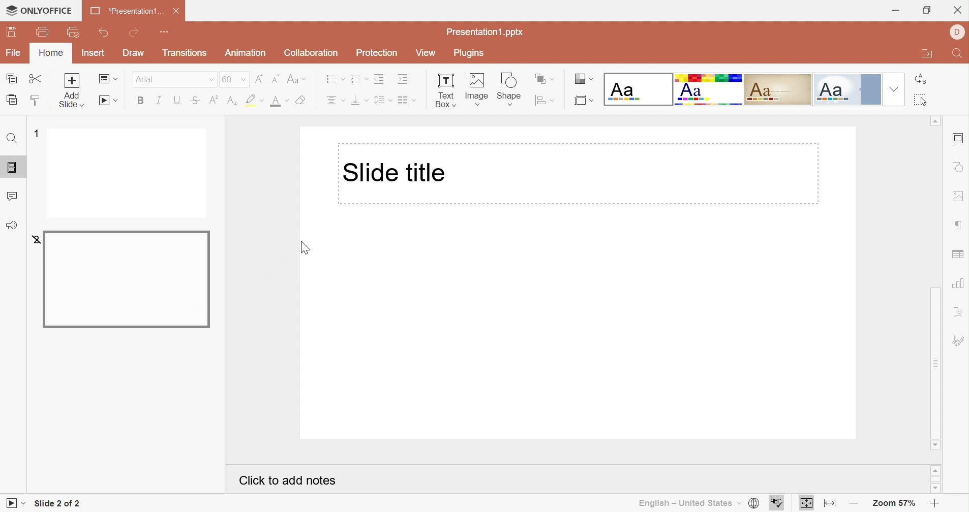  Describe the element at coordinates (936, 478) in the screenshot. I see `Scroll Bar` at that location.